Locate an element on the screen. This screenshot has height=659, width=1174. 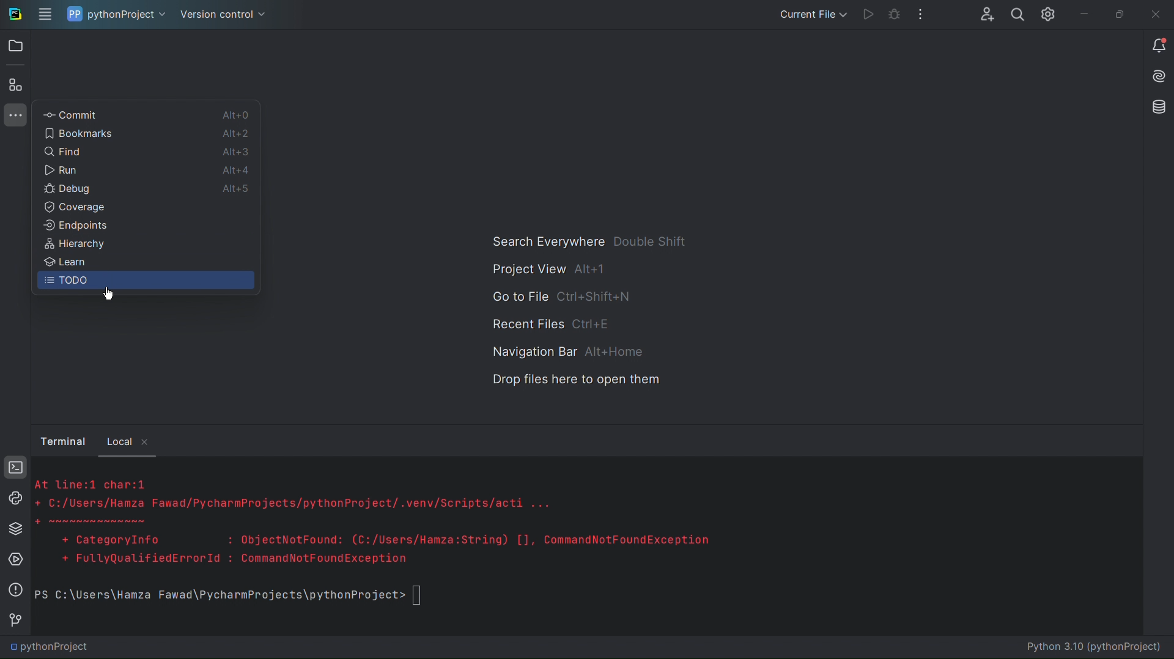
Databases is located at coordinates (1156, 108).